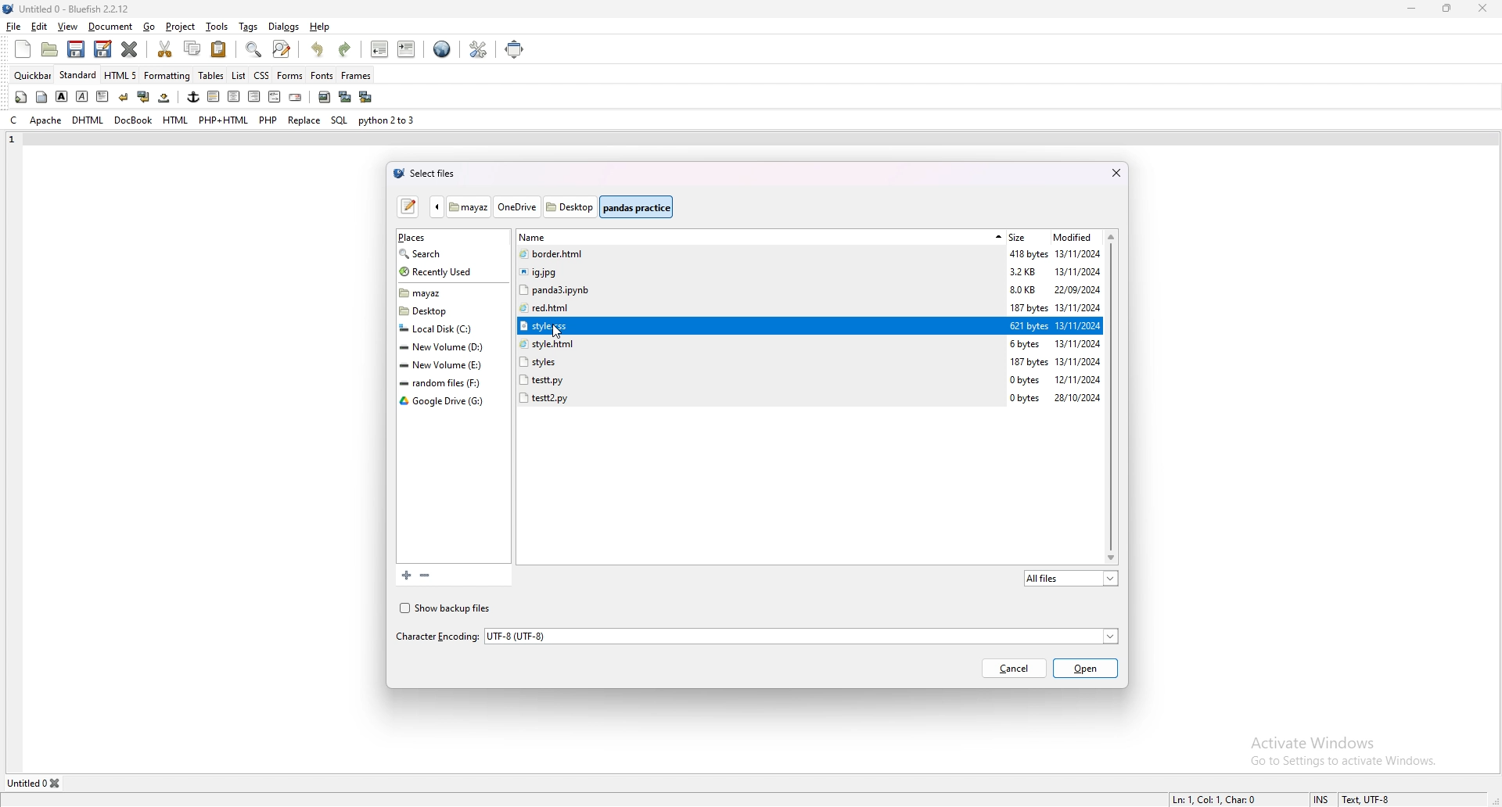 The image size is (1502, 807). Describe the element at coordinates (758, 325) in the screenshot. I see `selected file` at that location.